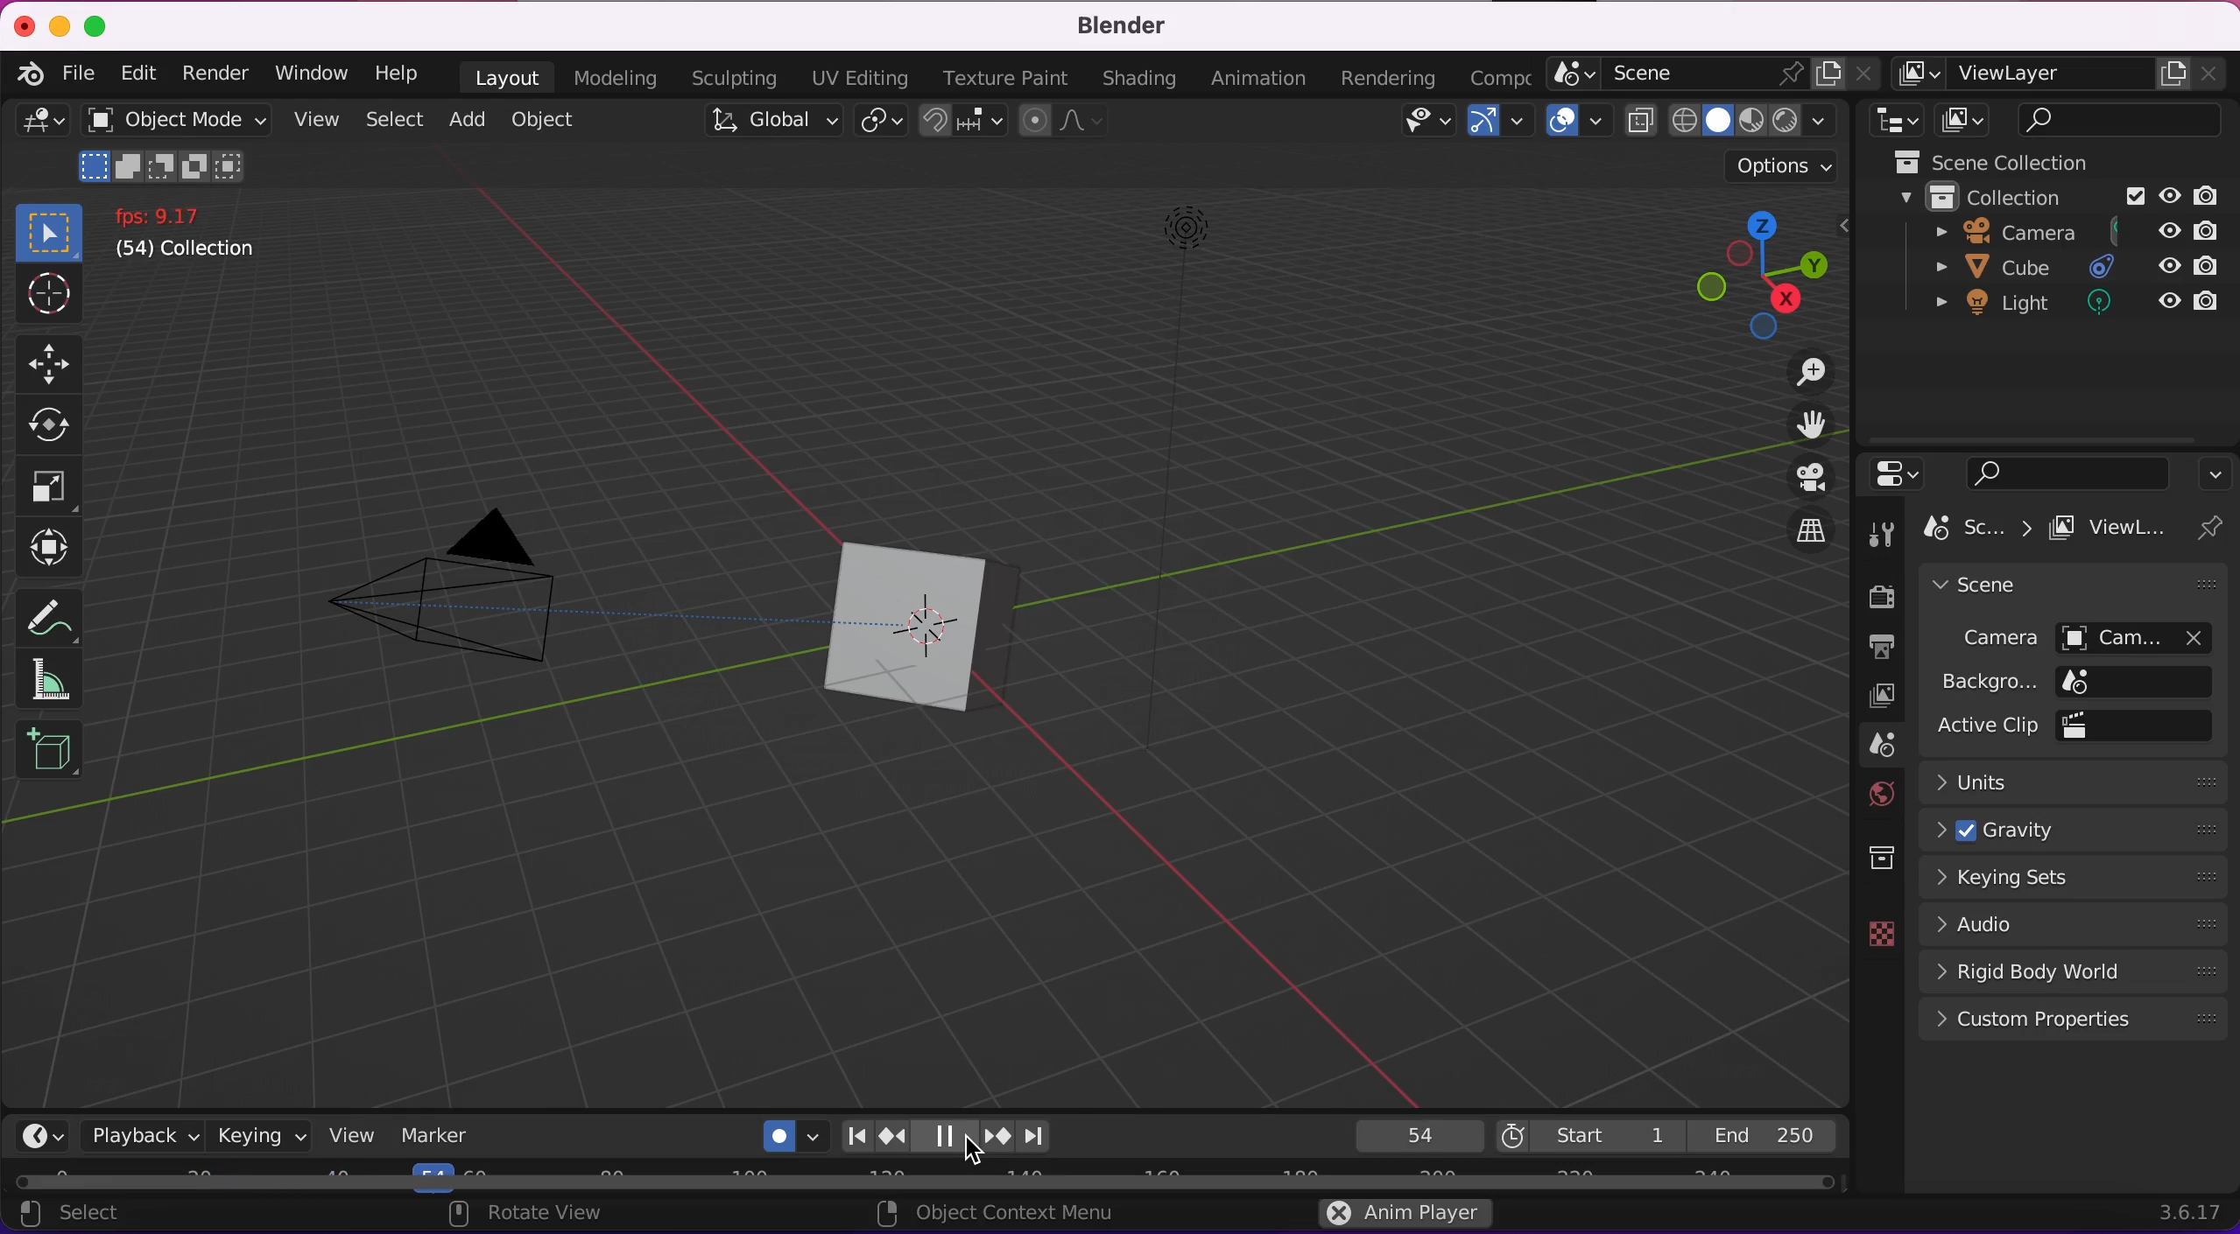 This screenshot has width=2240, height=1234. I want to click on overlays, so click(1567, 127).